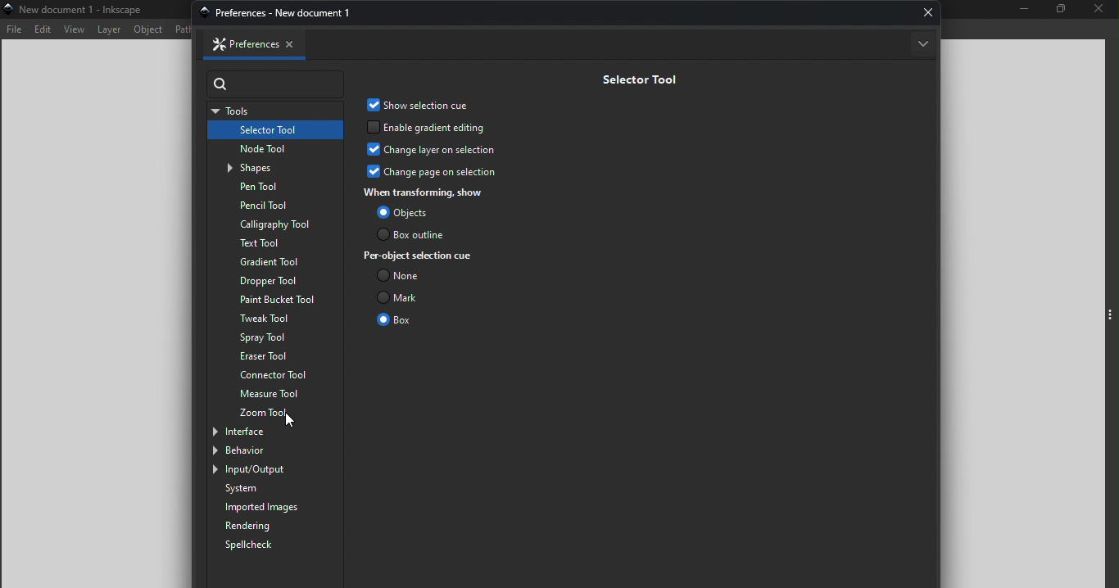 Image resolution: width=1119 pixels, height=588 pixels. What do you see at coordinates (273, 110) in the screenshot?
I see `Tools` at bounding box center [273, 110].